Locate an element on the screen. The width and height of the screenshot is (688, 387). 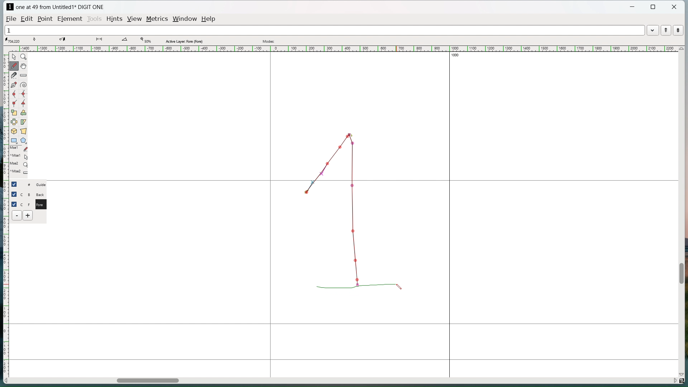
skew selection is located at coordinates (24, 122).